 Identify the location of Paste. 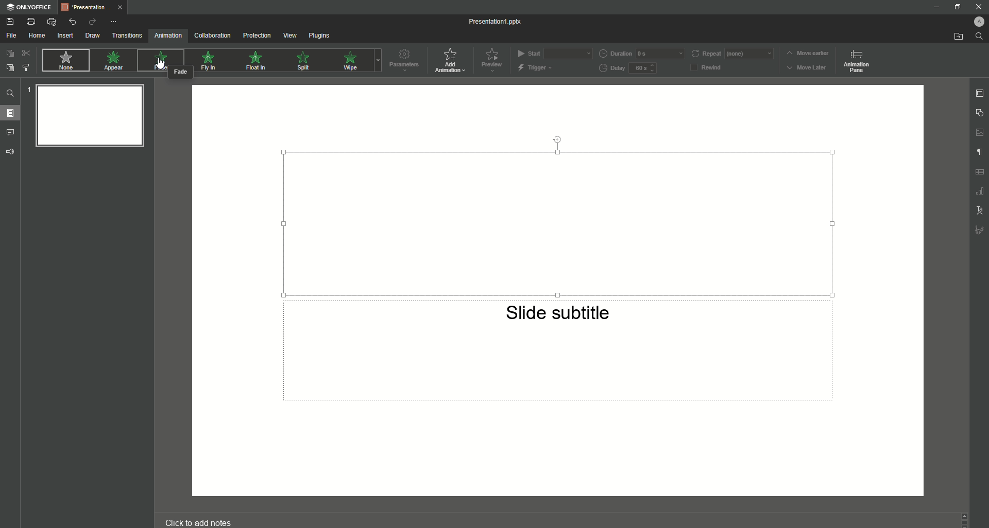
(9, 68).